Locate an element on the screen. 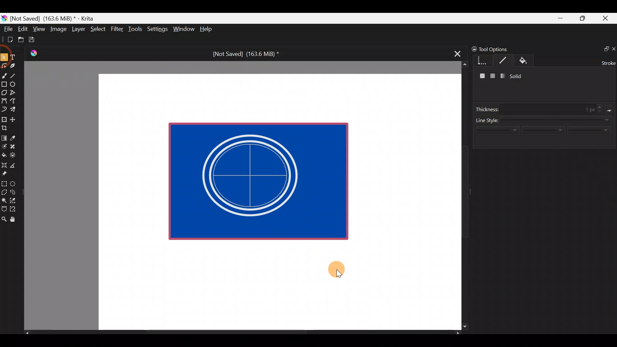 The image size is (617, 347). Rectangle tool is located at coordinates (4, 85).